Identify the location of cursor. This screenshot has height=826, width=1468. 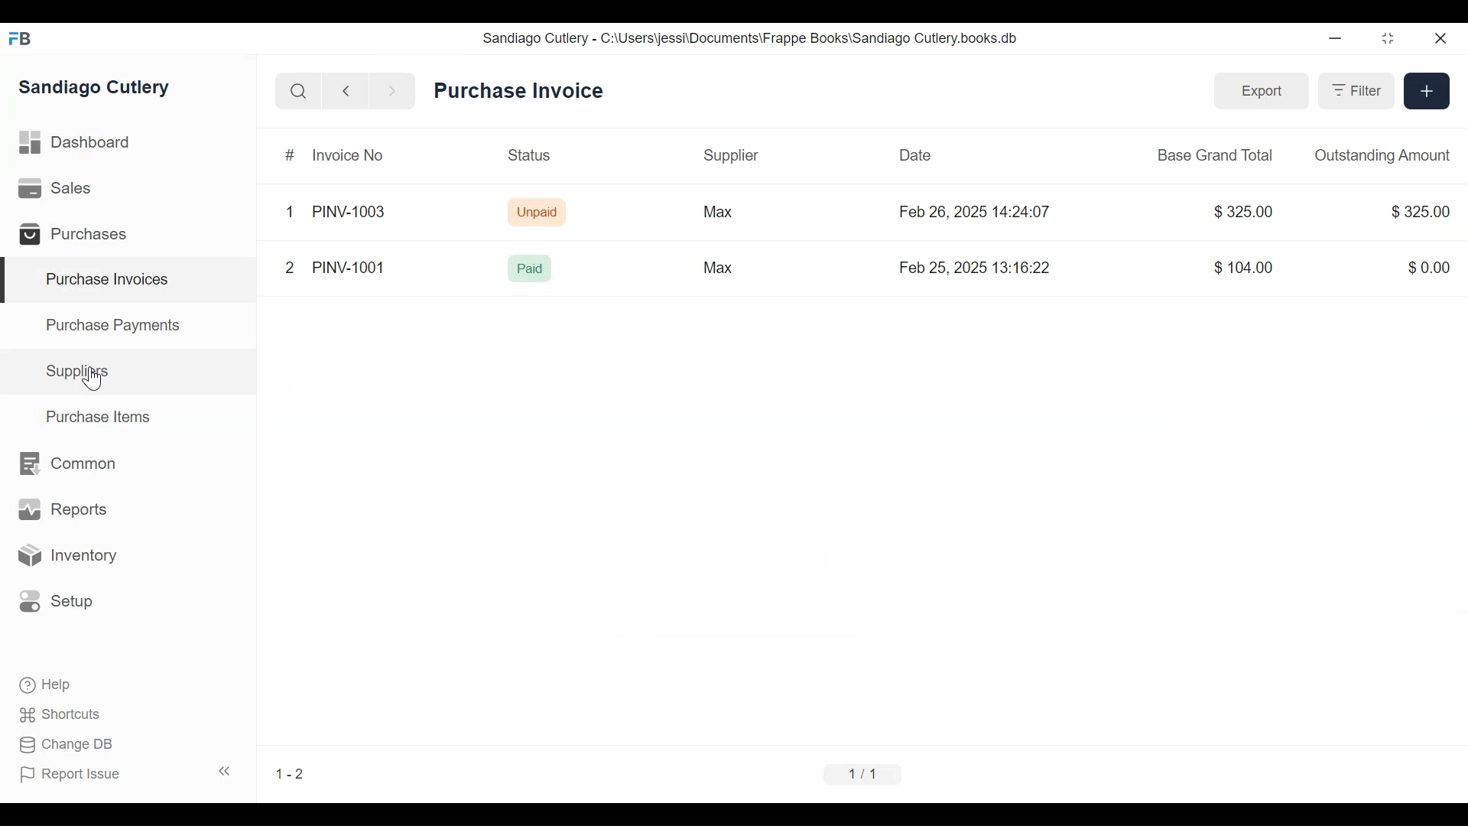
(95, 380).